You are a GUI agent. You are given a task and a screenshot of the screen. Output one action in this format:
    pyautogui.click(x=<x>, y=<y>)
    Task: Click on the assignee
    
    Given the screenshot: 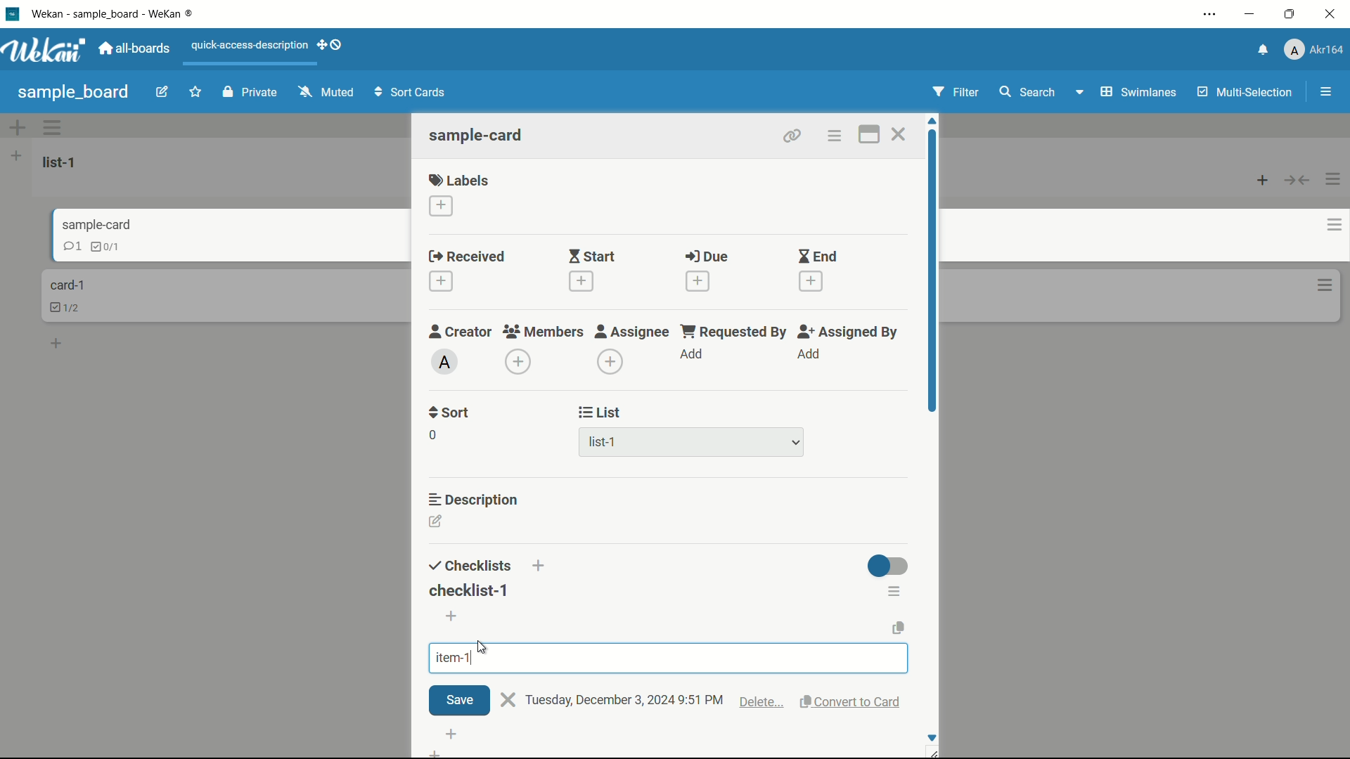 What is the action you would take?
    pyautogui.click(x=634, y=332)
    